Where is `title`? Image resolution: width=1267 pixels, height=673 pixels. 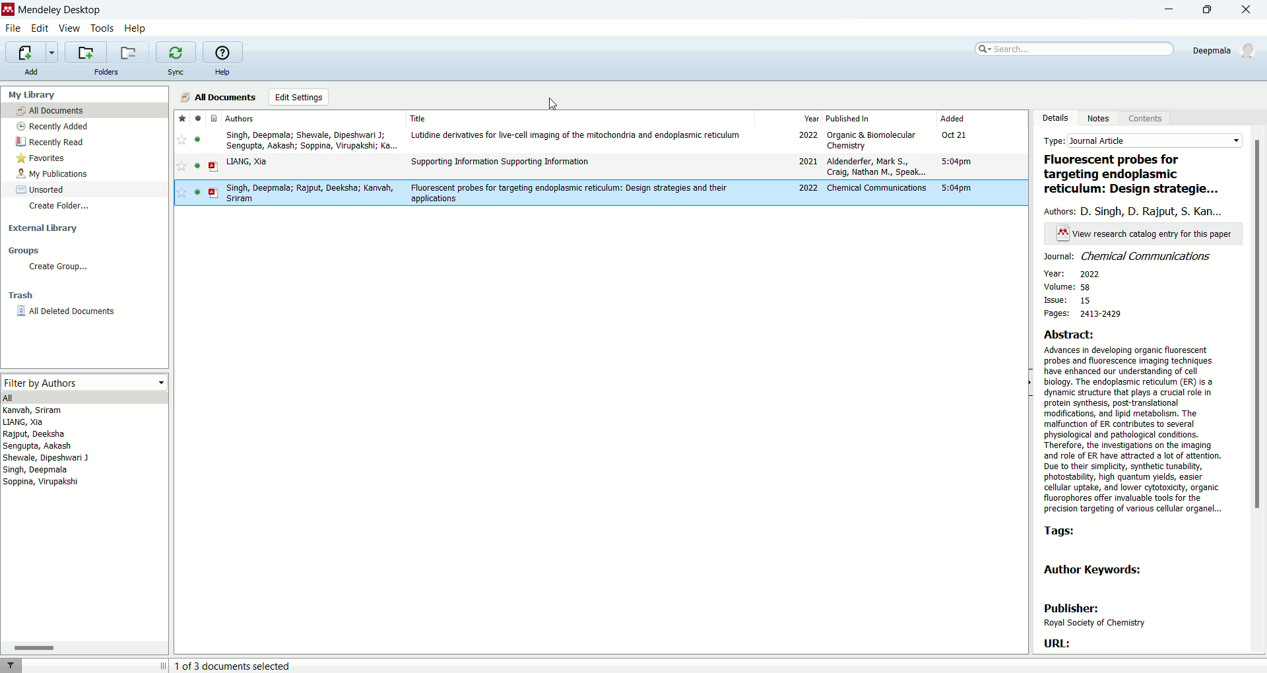
title is located at coordinates (1135, 175).